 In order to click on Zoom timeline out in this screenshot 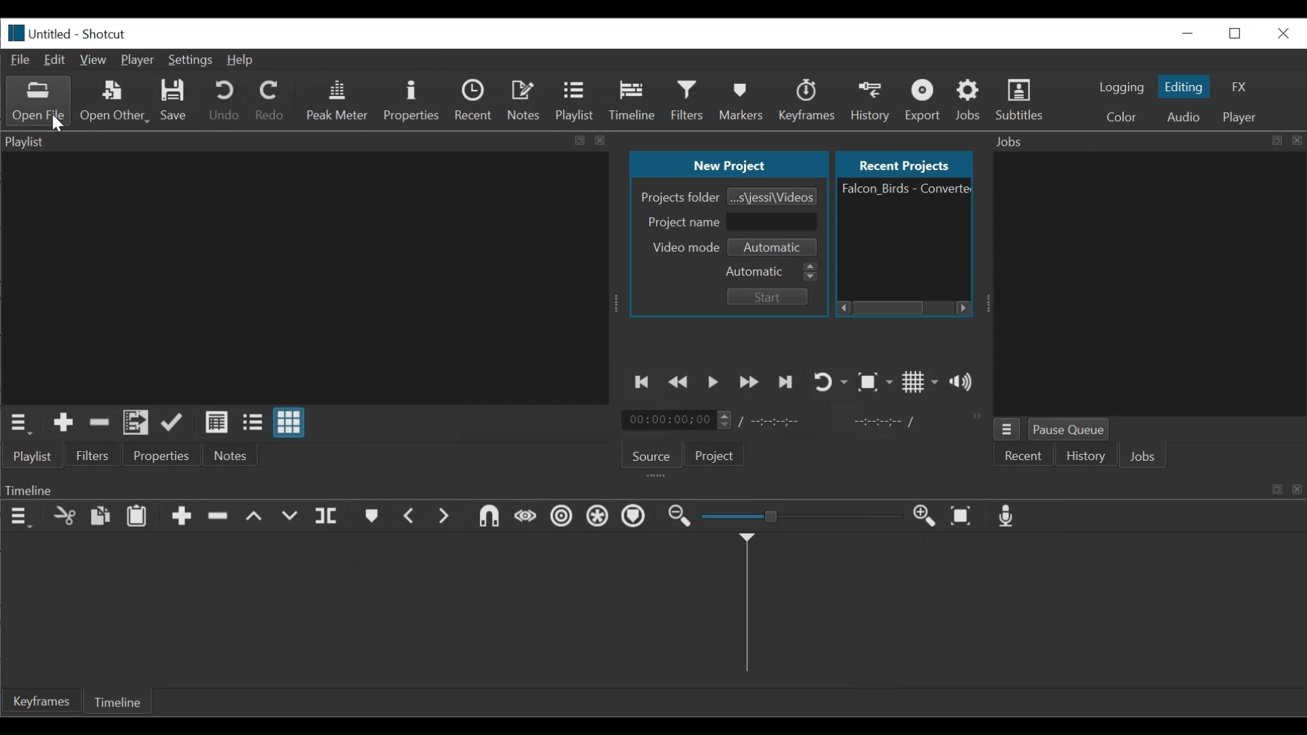, I will do `click(677, 519)`.